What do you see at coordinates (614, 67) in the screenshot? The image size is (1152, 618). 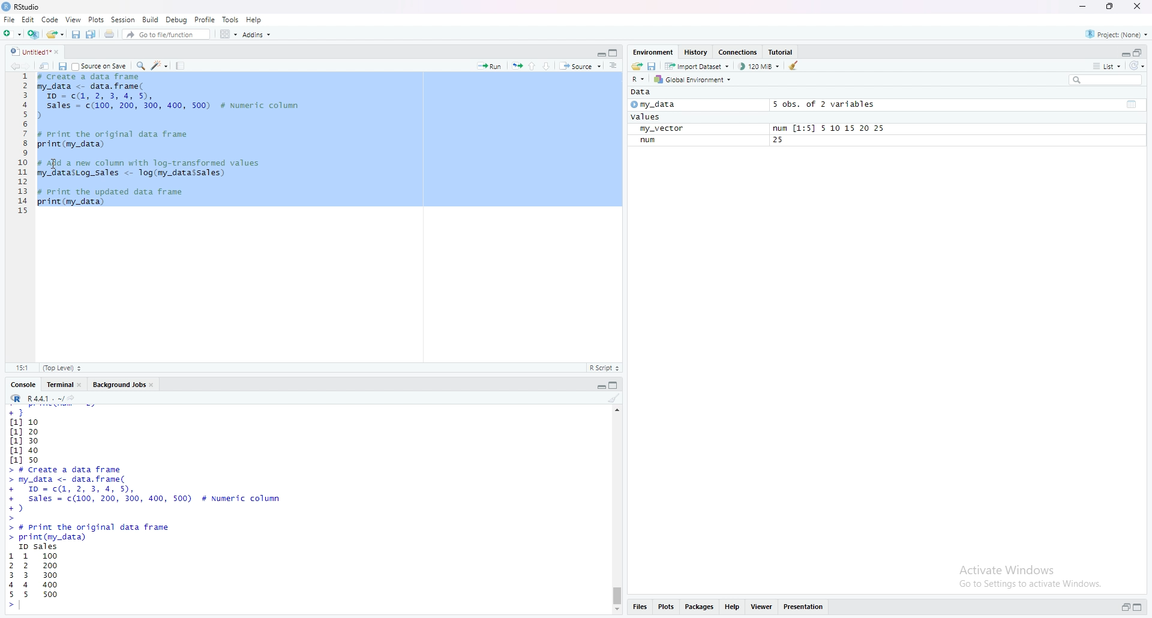 I see `show document outline` at bounding box center [614, 67].